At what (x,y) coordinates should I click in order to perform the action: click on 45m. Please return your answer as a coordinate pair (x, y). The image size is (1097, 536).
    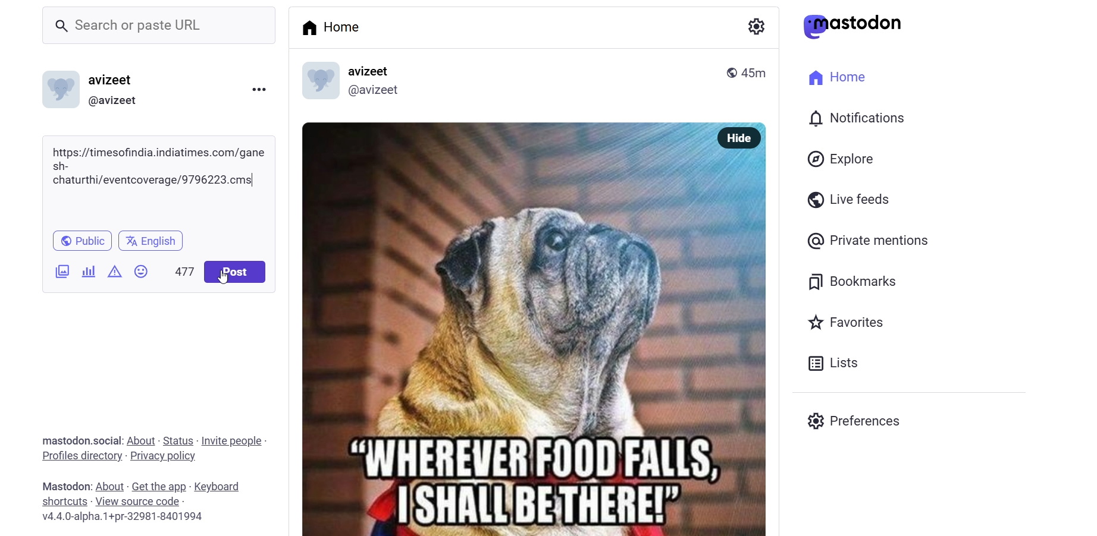
    Looking at the image, I should click on (750, 75).